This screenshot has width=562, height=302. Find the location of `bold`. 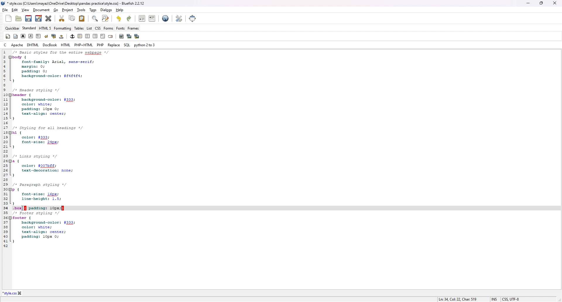

bold is located at coordinates (23, 36).